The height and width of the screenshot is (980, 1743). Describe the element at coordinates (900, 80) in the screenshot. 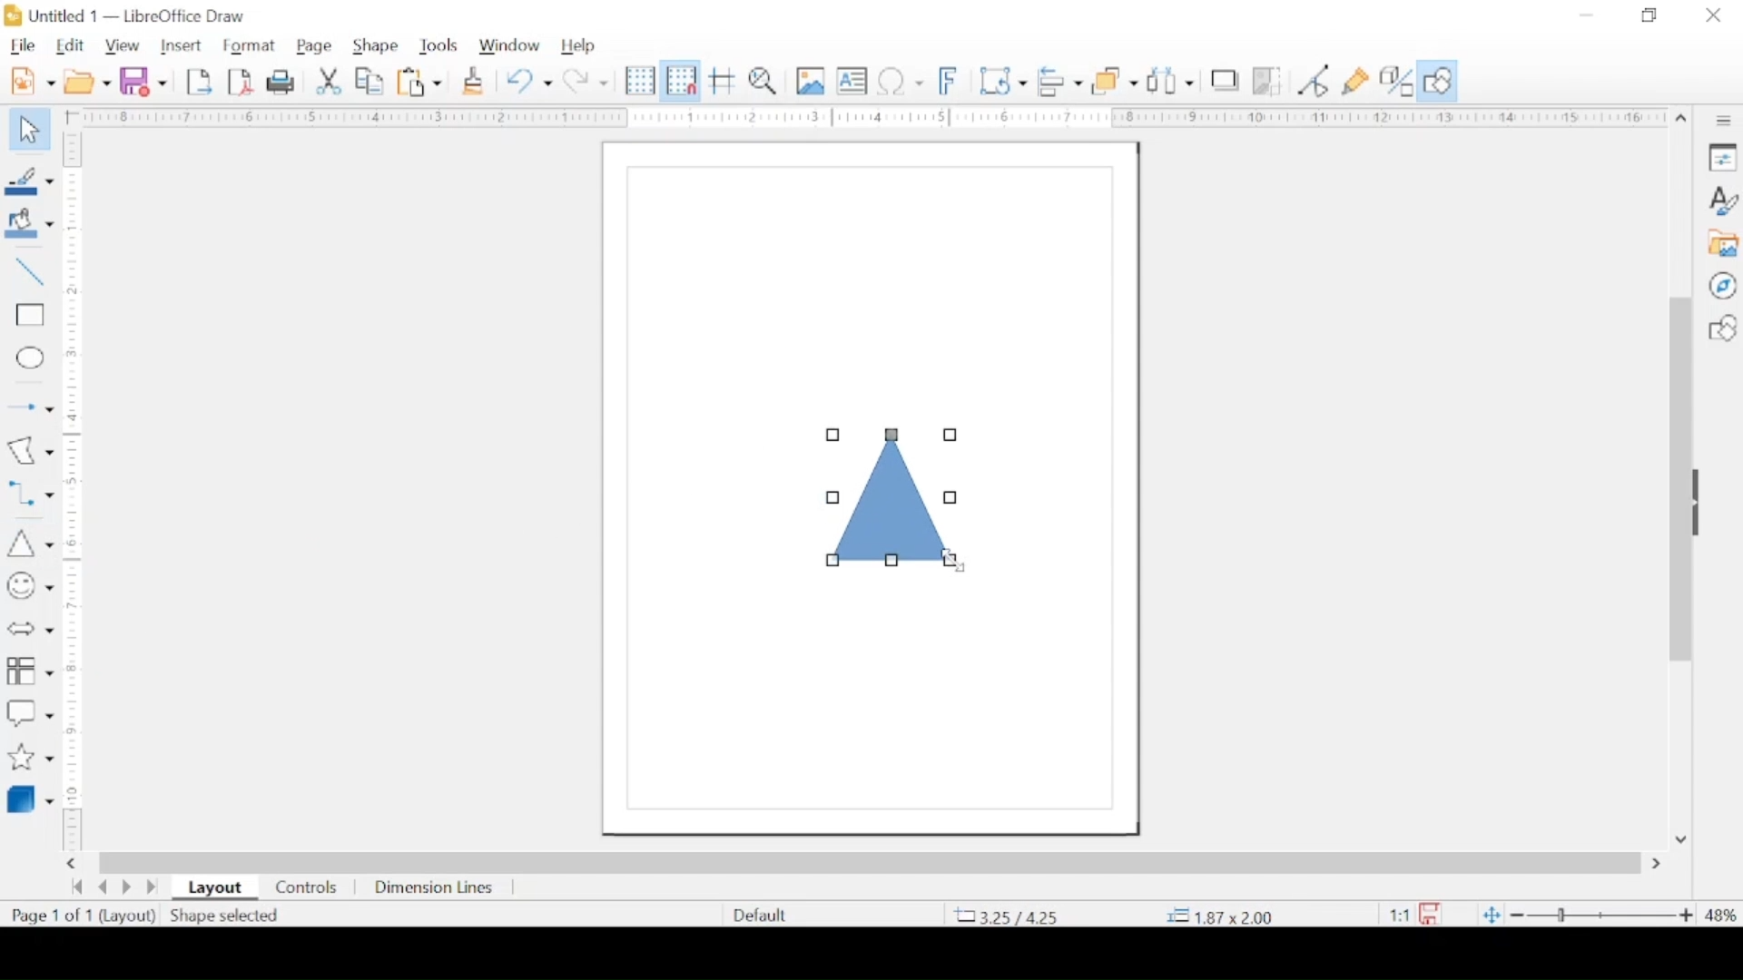

I see `insert special characters` at that location.